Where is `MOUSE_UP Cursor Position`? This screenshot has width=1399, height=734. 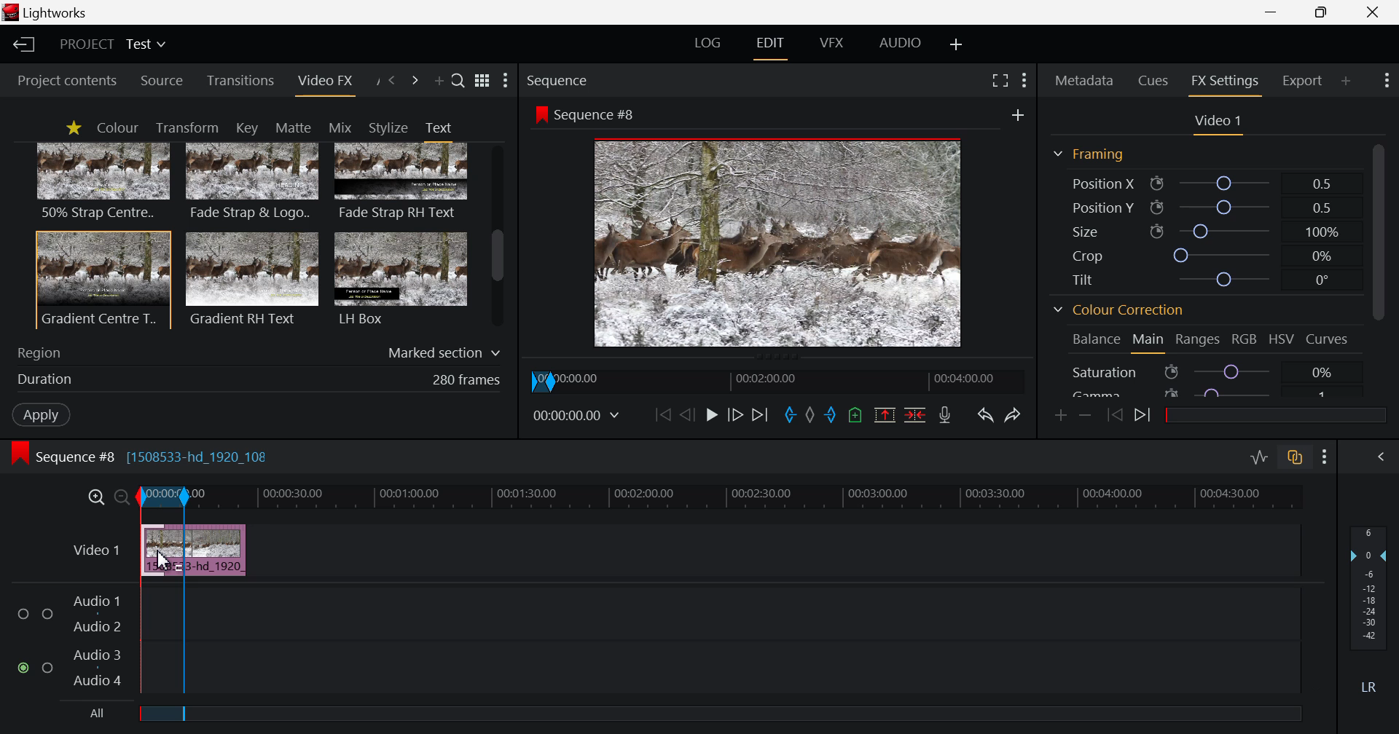
MOUSE_UP Cursor Position is located at coordinates (162, 558).